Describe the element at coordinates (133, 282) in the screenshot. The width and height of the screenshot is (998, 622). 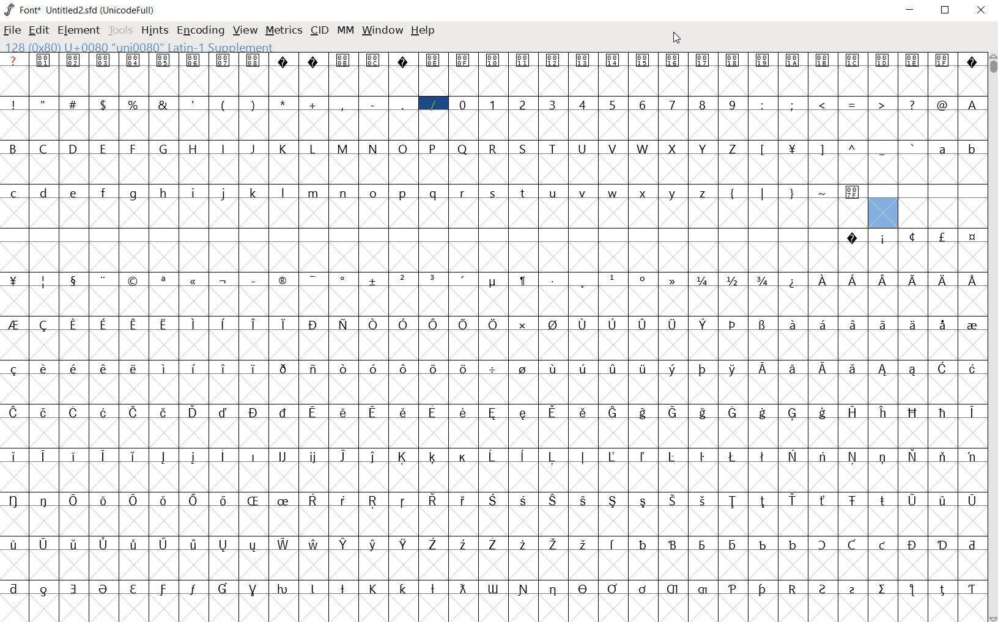
I see `glyph` at that location.